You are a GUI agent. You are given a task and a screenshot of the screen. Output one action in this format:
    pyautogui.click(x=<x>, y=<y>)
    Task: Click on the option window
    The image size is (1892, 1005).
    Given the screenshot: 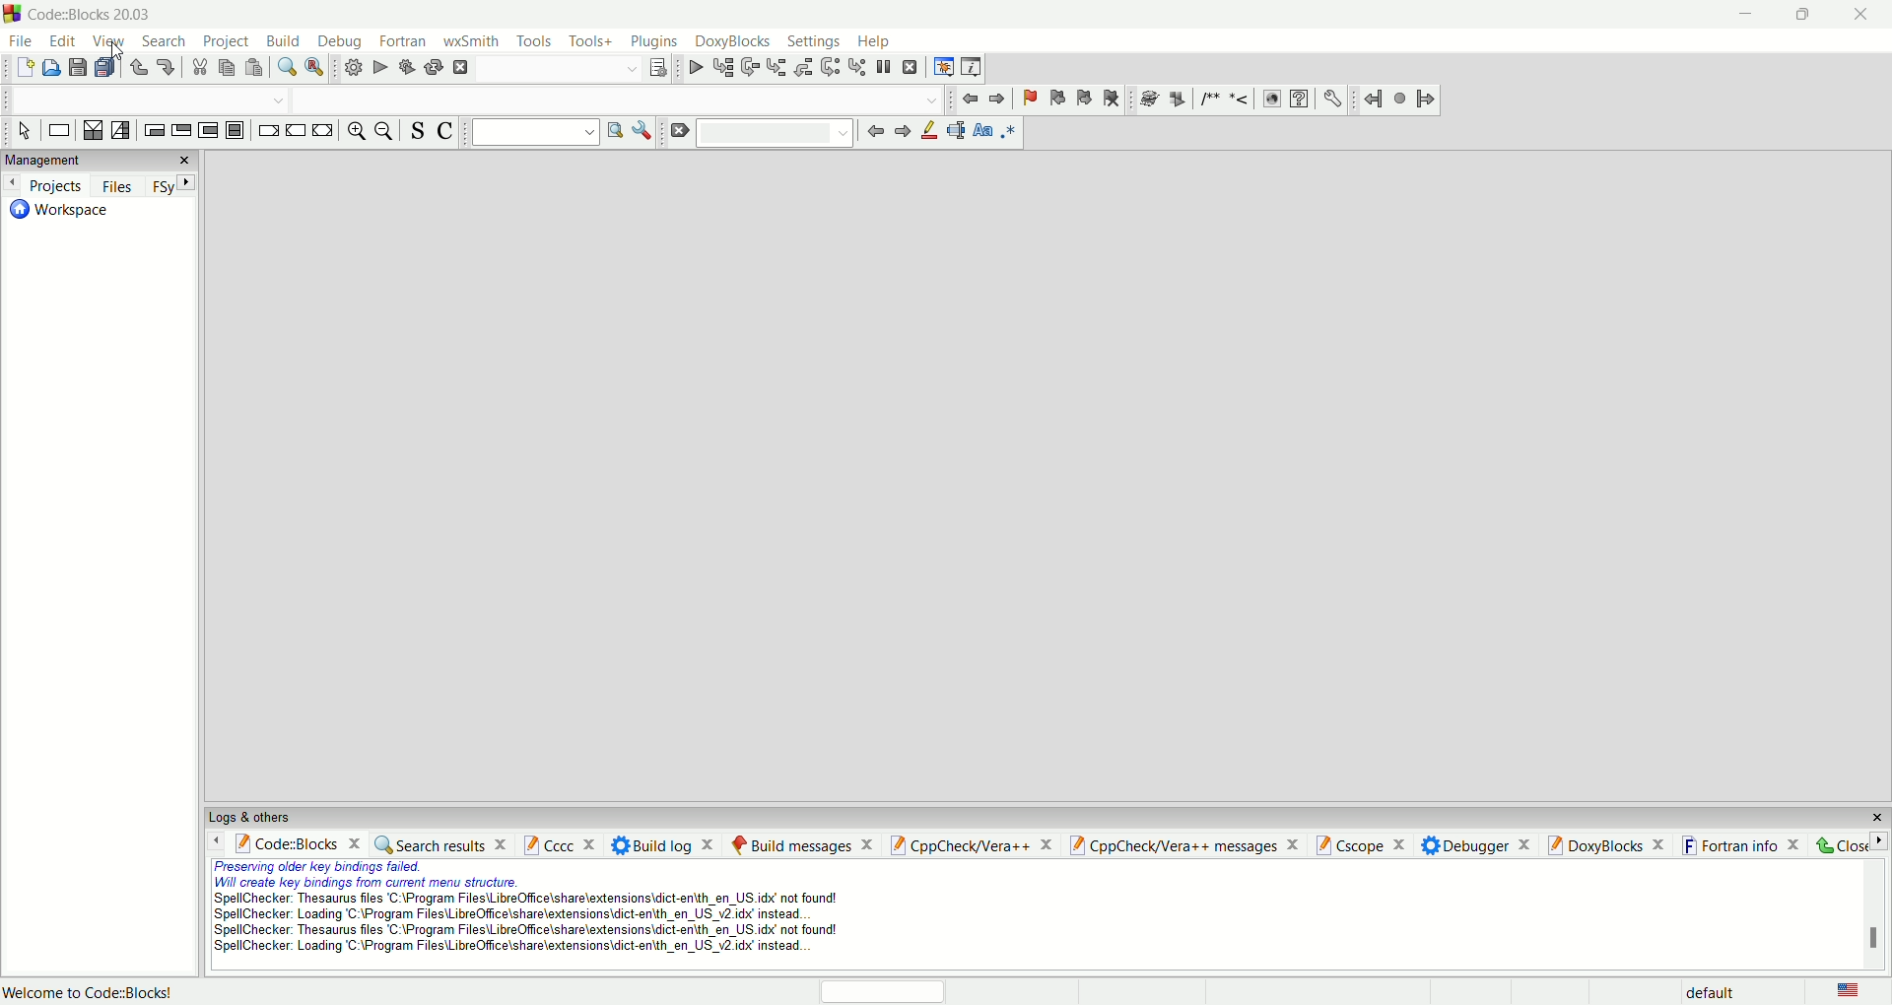 What is the action you would take?
    pyautogui.click(x=645, y=130)
    